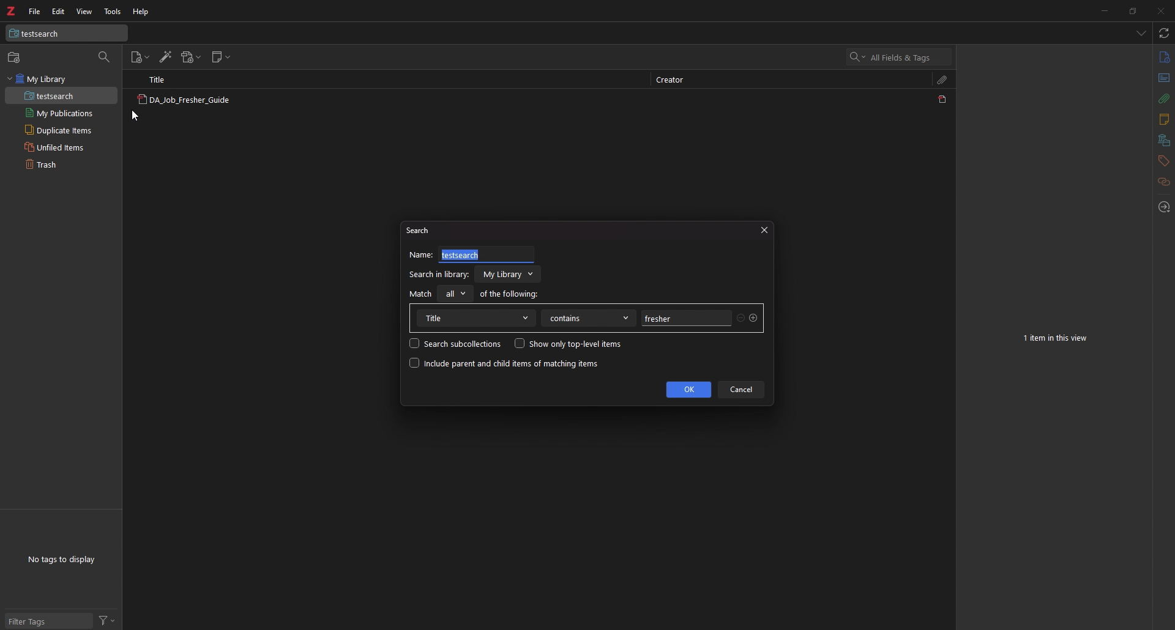 This screenshot has height=630, width=1175. I want to click on show only top level items, so click(568, 343).